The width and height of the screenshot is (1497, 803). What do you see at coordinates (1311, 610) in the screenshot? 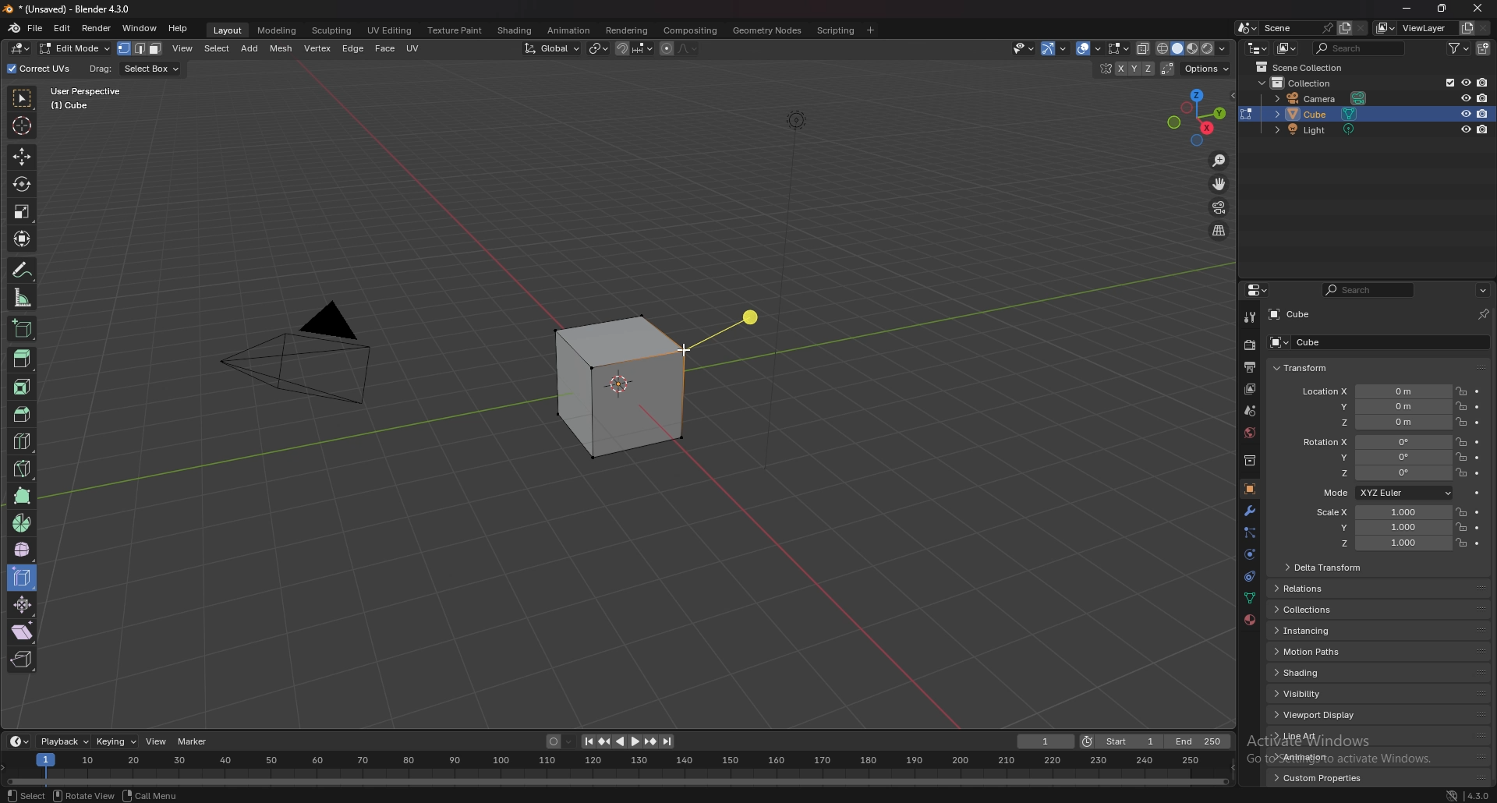
I see `collections` at bounding box center [1311, 610].